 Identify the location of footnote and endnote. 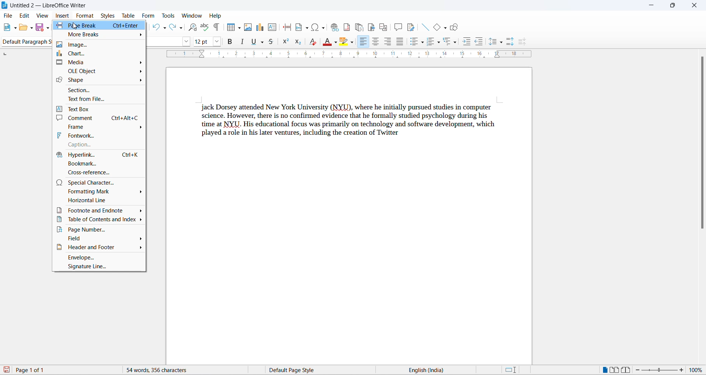
(99, 211).